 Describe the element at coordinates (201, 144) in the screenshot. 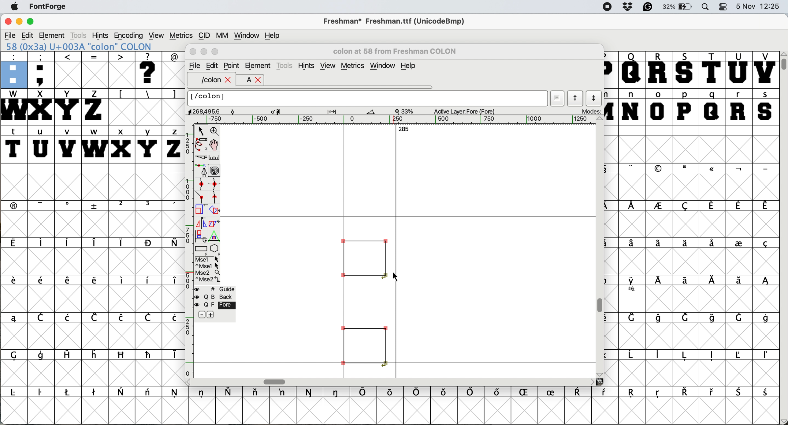

I see `draw freehand curve` at that location.